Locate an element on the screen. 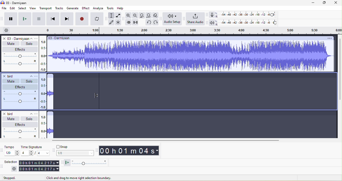 The width and height of the screenshot is (342, 181). file selection to width is located at coordinates (143, 15).